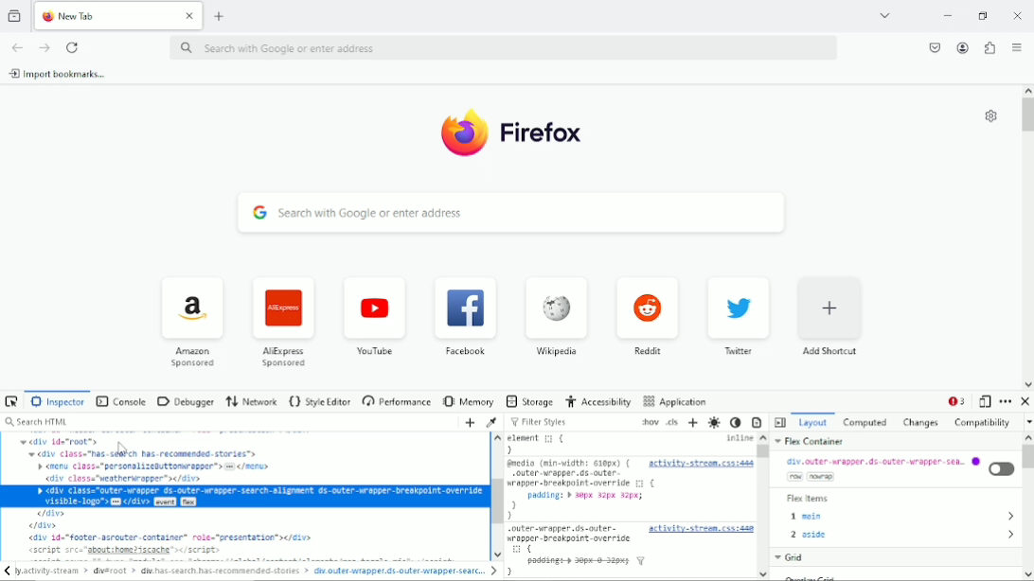 The width and height of the screenshot is (1034, 581). What do you see at coordinates (469, 401) in the screenshot?
I see `Memory` at bounding box center [469, 401].